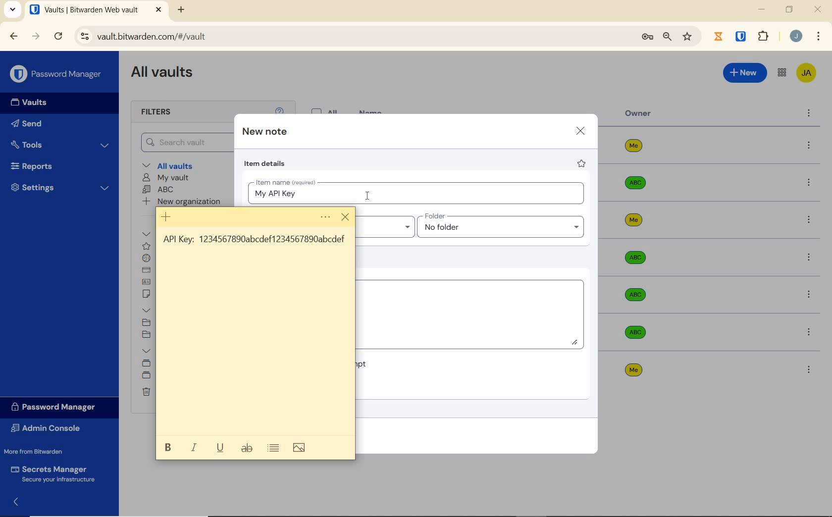  What do you see at coordinates (55, 472) in the screenshot?
I see `Secrets Manager` at bounding box center [55, 472].